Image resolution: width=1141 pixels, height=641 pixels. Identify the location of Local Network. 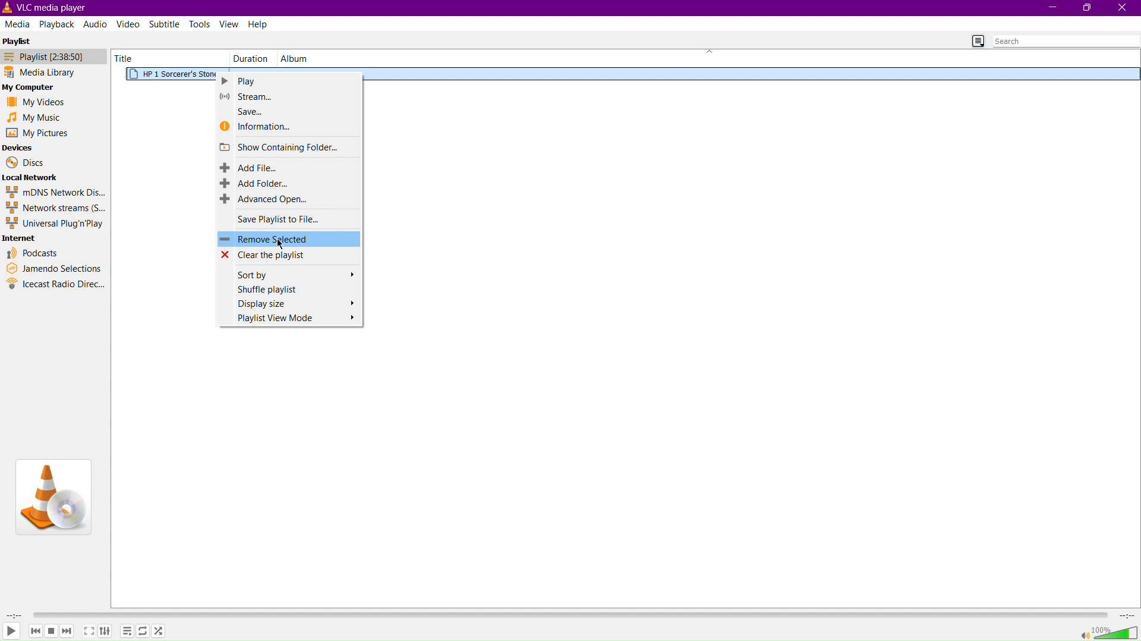
(32, 177).